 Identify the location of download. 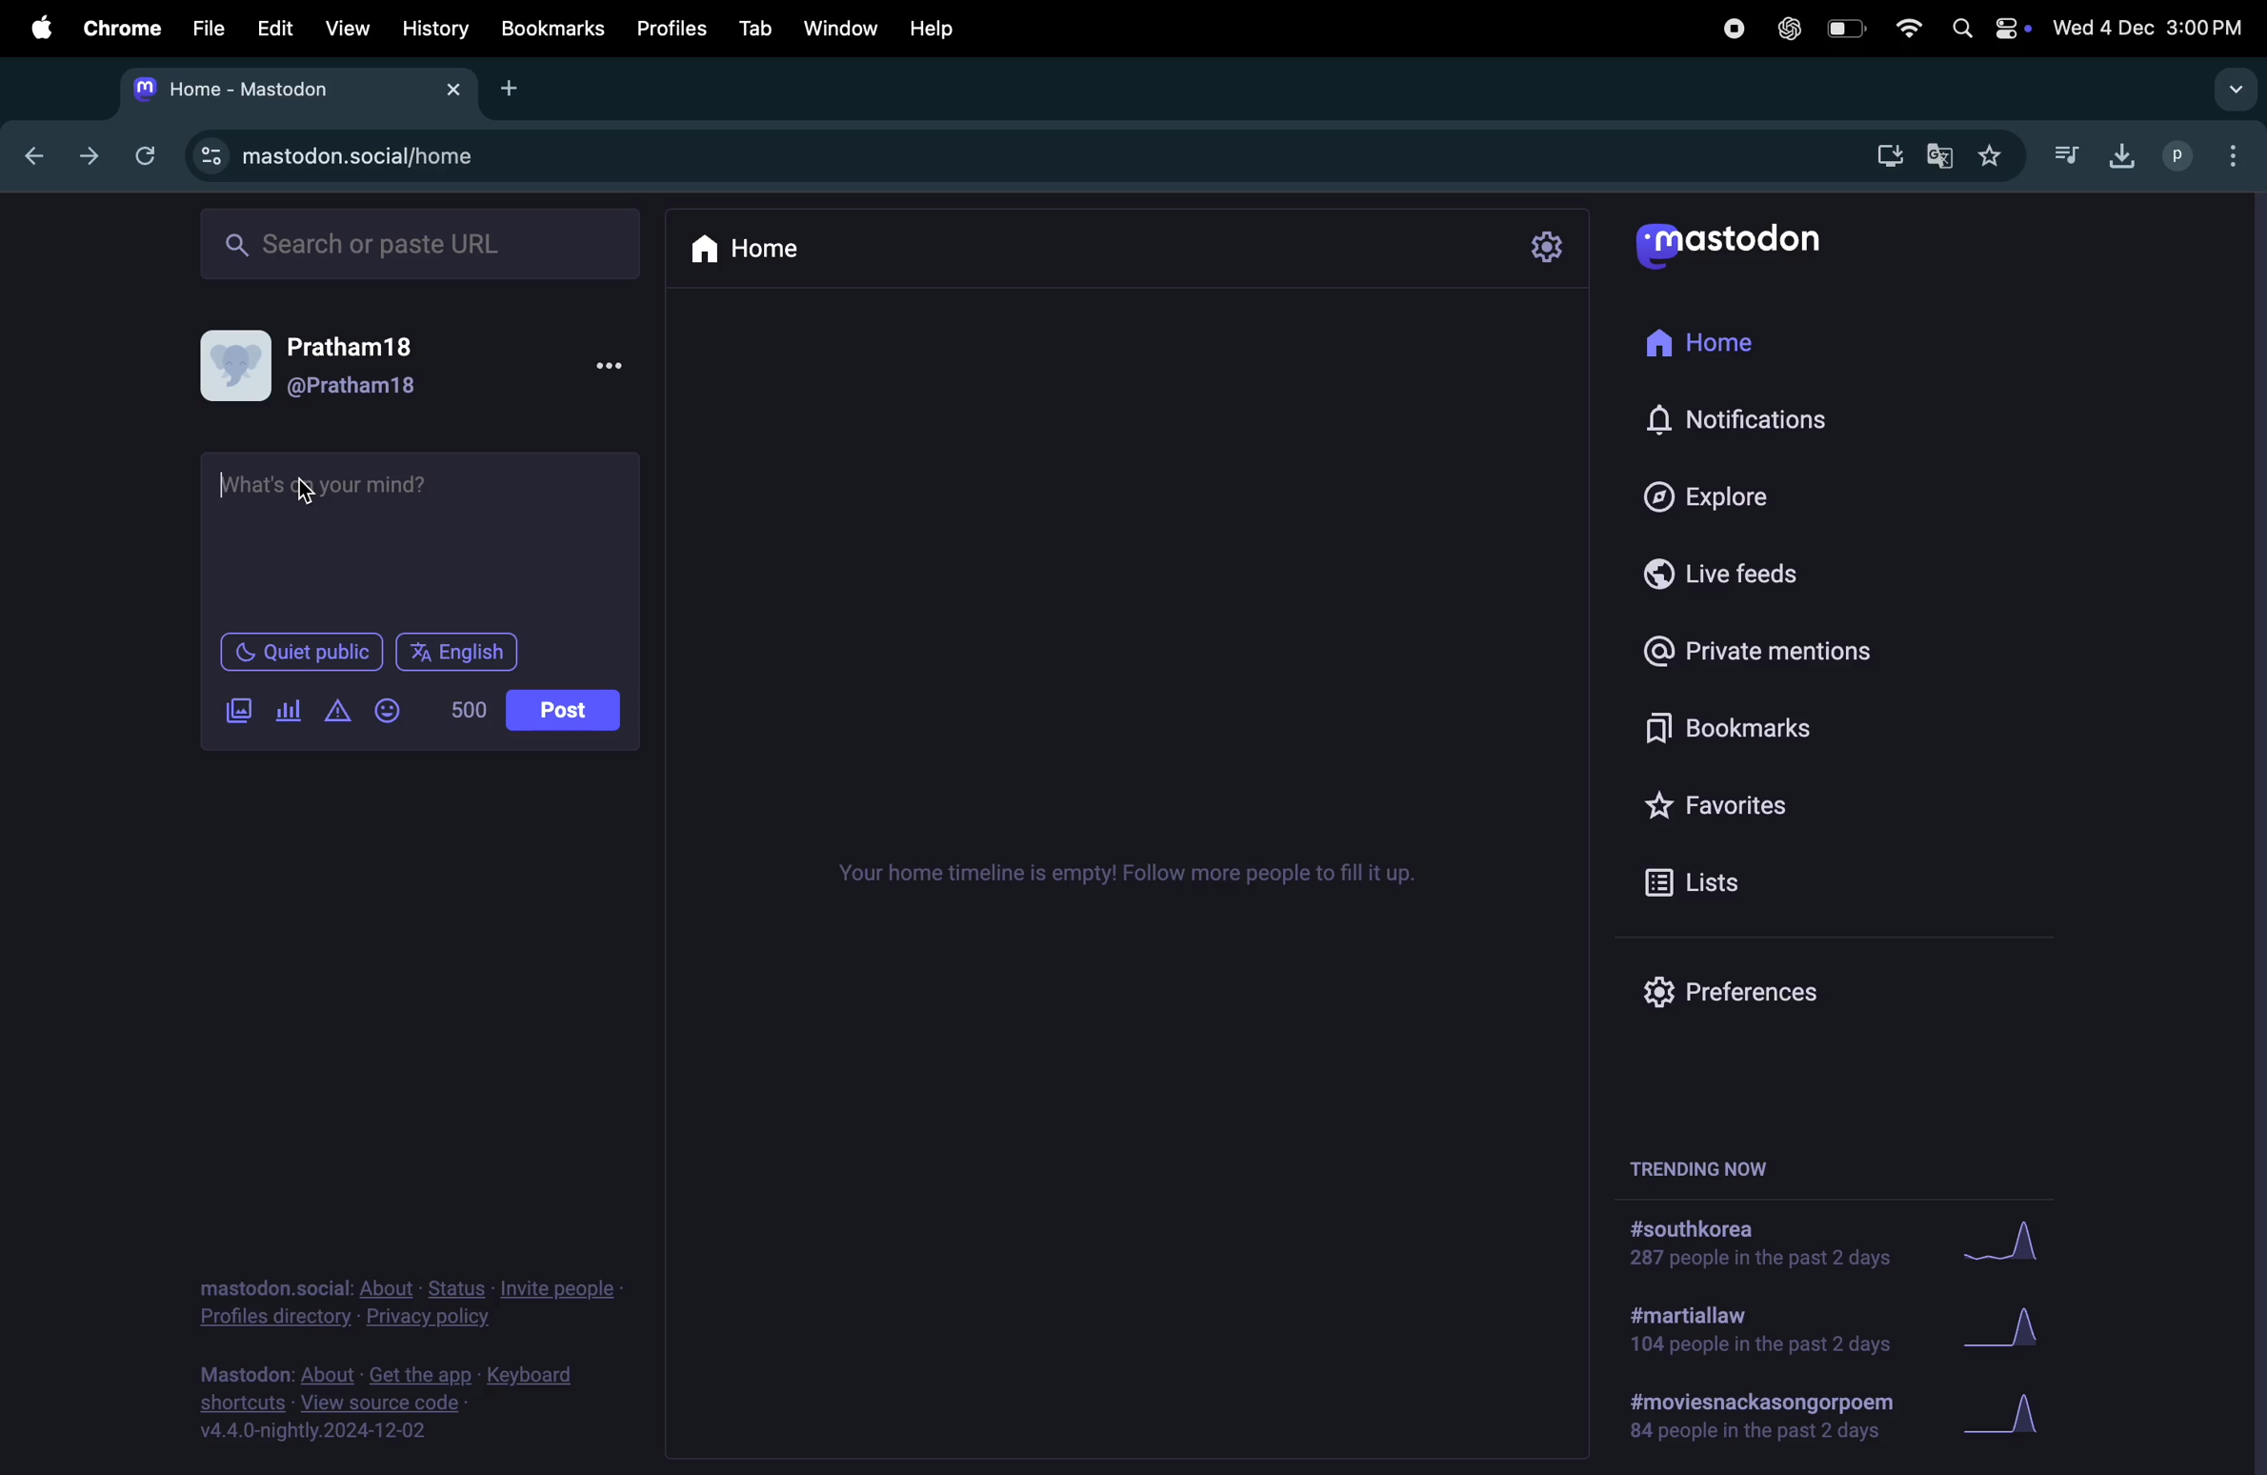
(1886, 157).